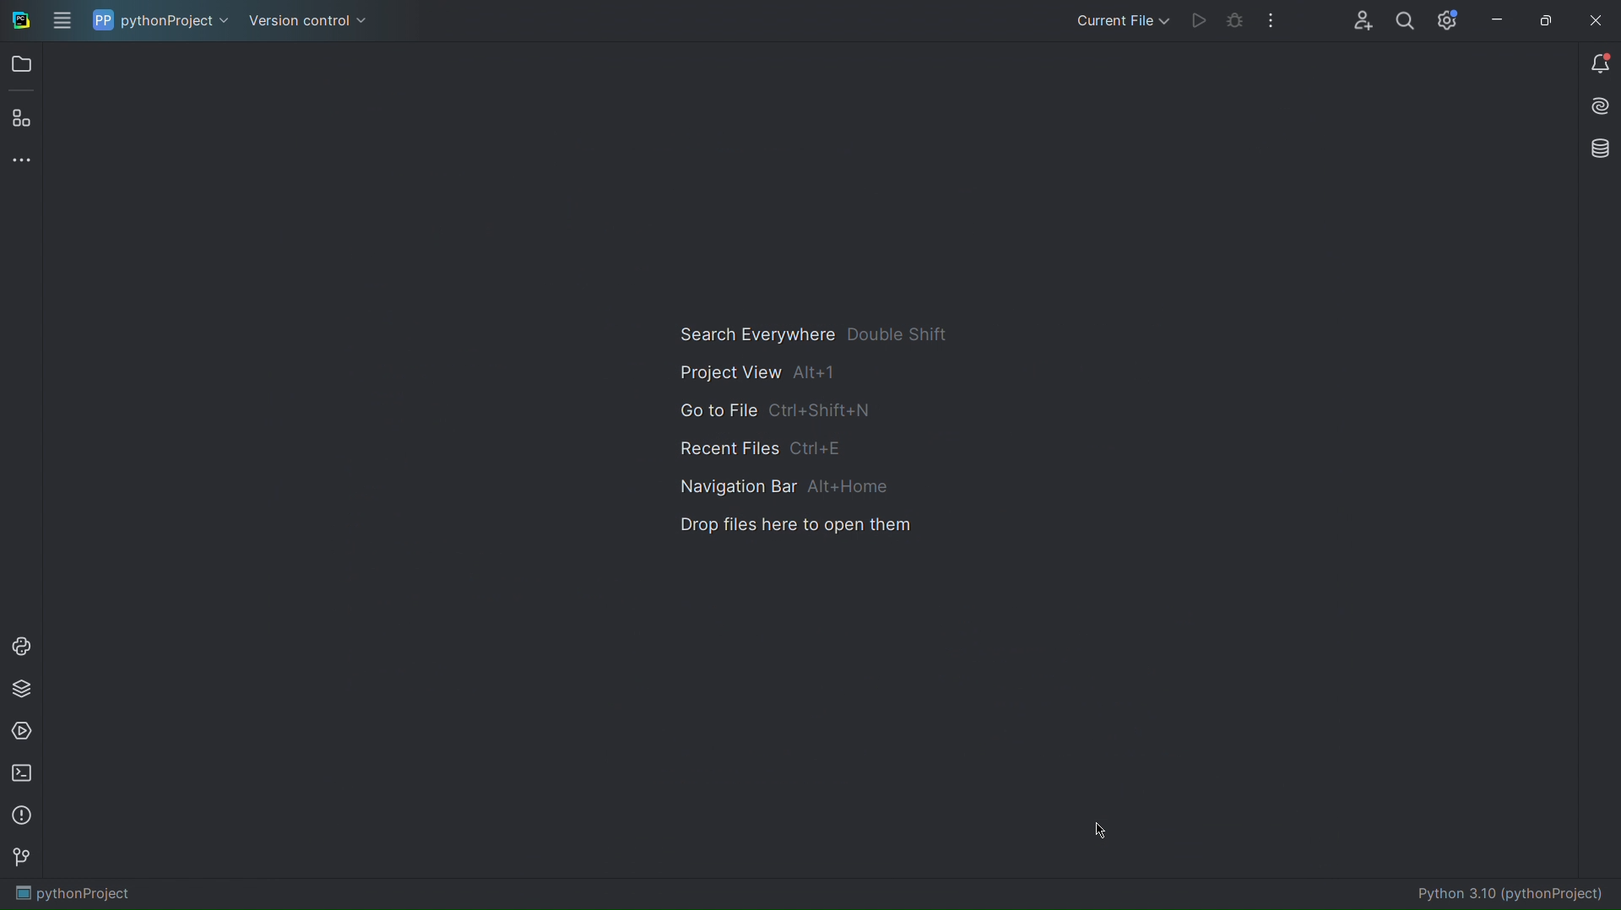 The height and width of the screenshot is (910, 1621). Describe the element at coordinates (762, 447) in the screenshot. I see `Recent Files` at that location.